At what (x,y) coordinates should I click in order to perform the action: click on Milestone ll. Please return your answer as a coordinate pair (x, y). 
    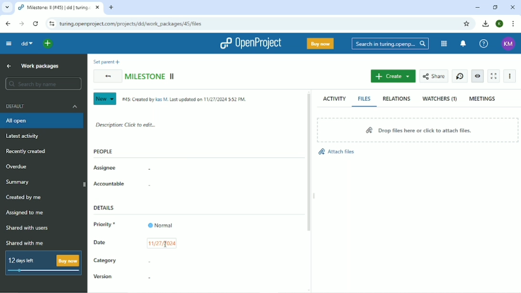
    Looking at the image, I should click on (151, 75).